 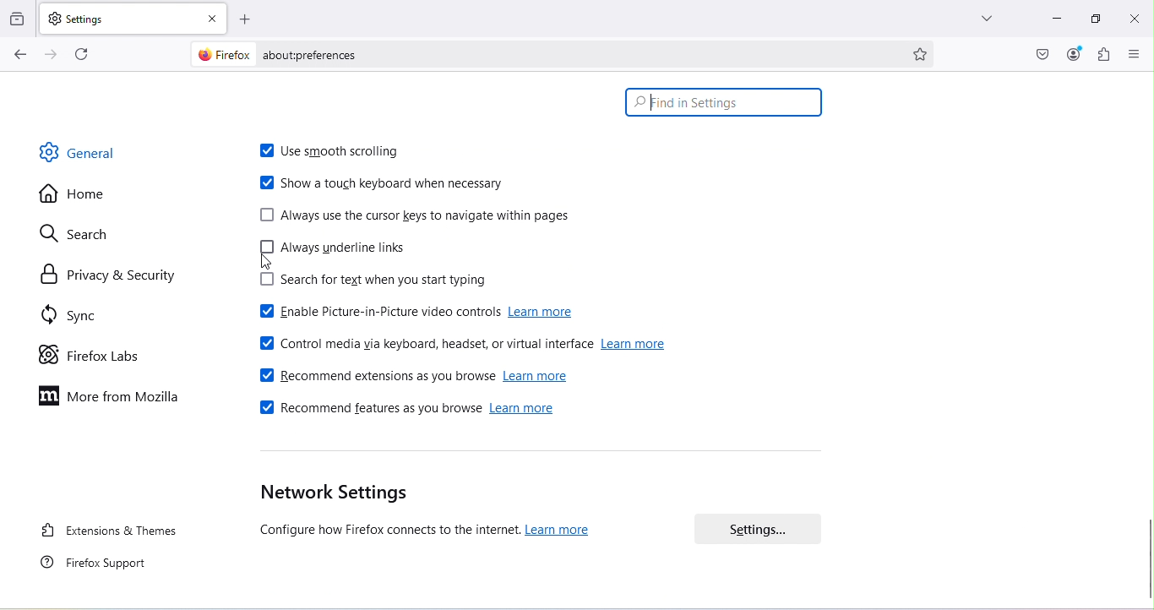 What do you see at coordinates (422, 346) in the screenshot?
I see `Control media via keyboard, headset or virtual interface` at bounding box center [422, 346].